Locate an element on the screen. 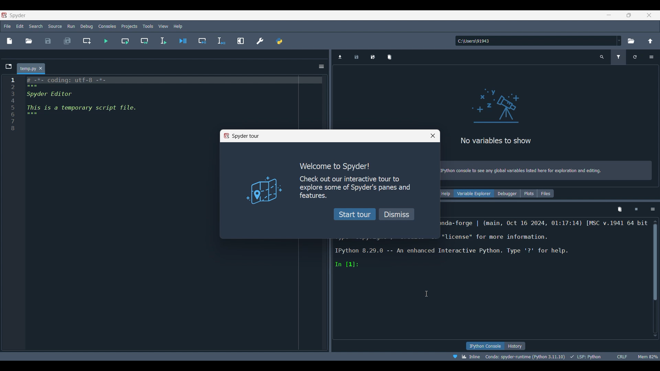 The height and width of the screenshot is (371, 660).  lk Inline Conda: spyder-runtime (Python 3.11.10) is located at coordinates (507, 357).